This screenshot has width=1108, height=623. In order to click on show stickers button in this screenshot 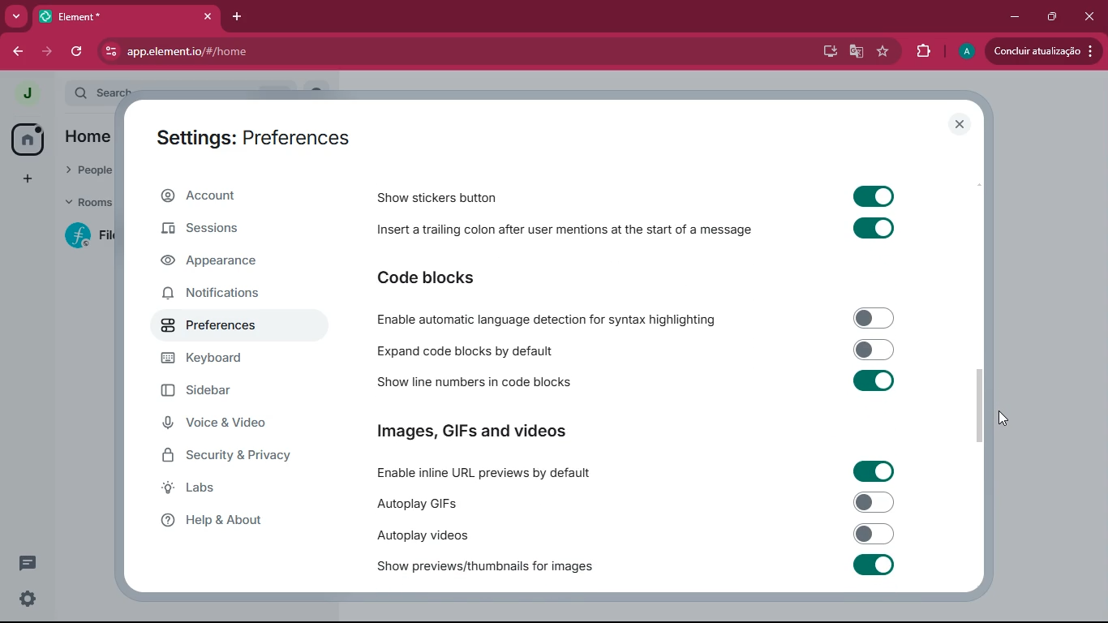, I will do `click(439, 197)`.